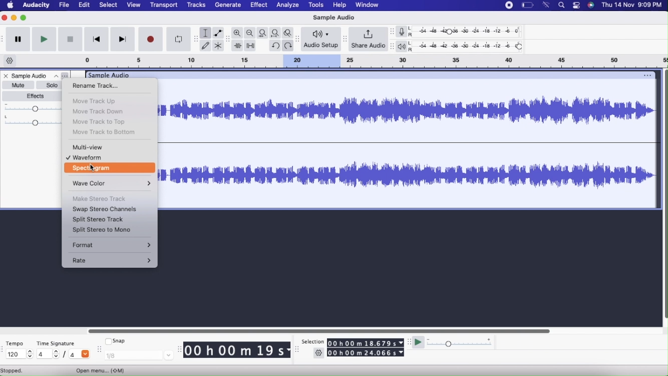 This screenshot has height=376, width=668. Describe the element at coordinates (99, 111) in the screenshot. I see `Move Track Down` at that location.